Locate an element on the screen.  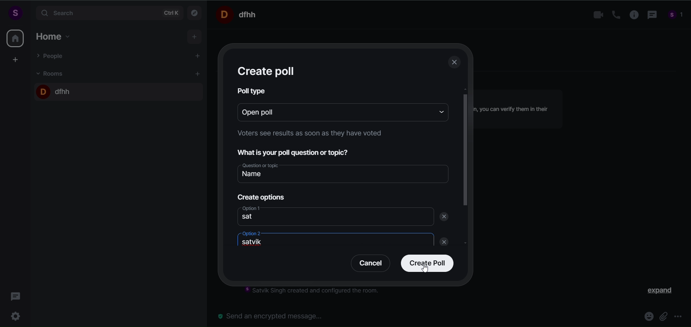
send an encrypted message is located at coordinates (274, 316).